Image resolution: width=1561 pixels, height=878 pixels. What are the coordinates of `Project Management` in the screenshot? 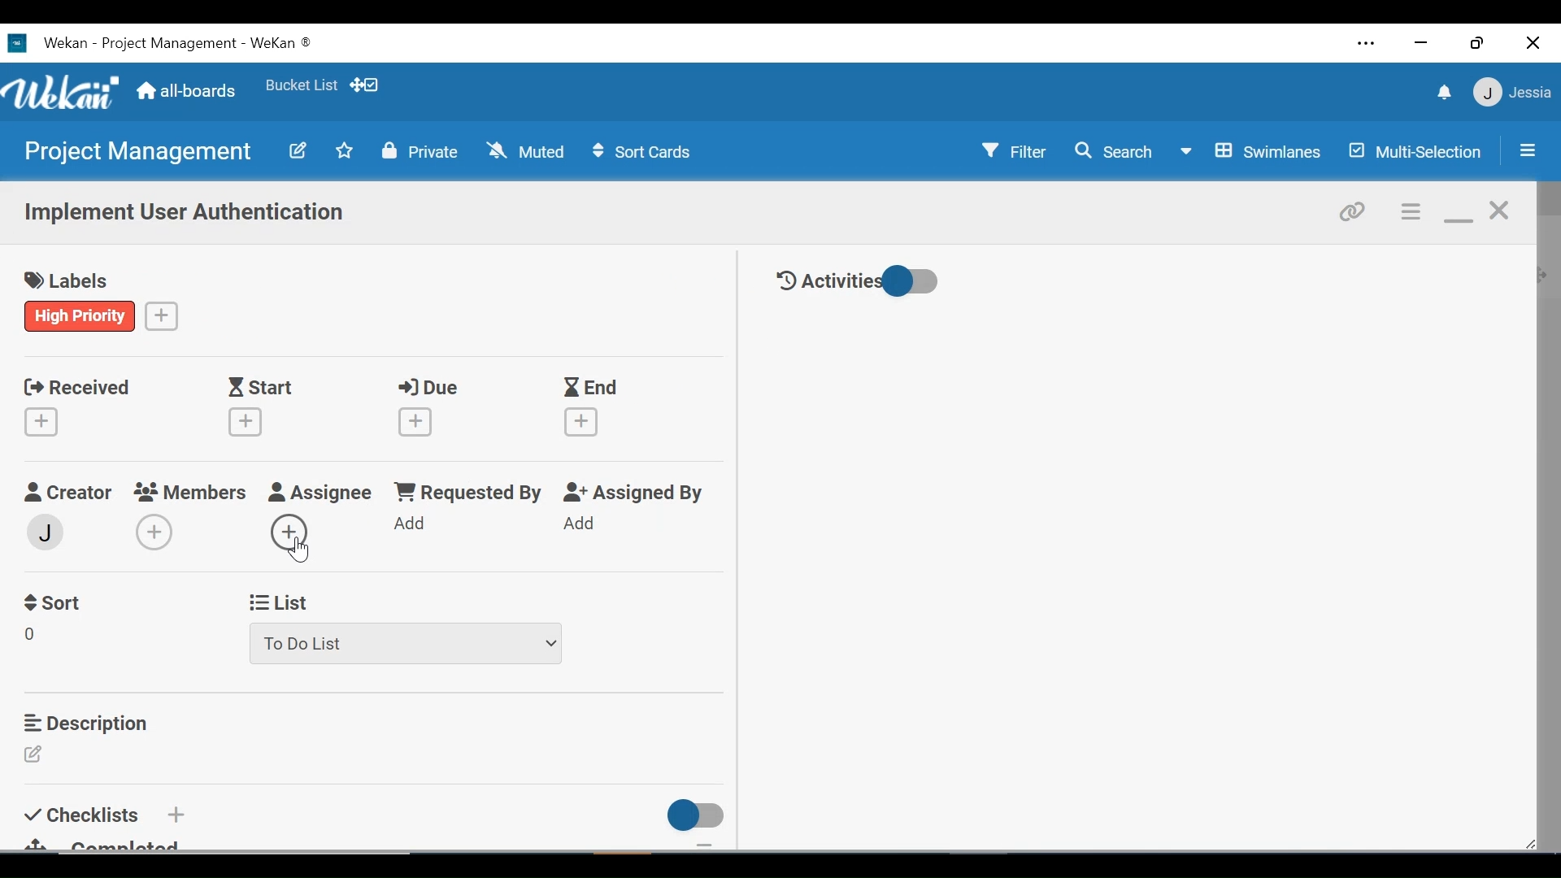 It's located at (135, 152).